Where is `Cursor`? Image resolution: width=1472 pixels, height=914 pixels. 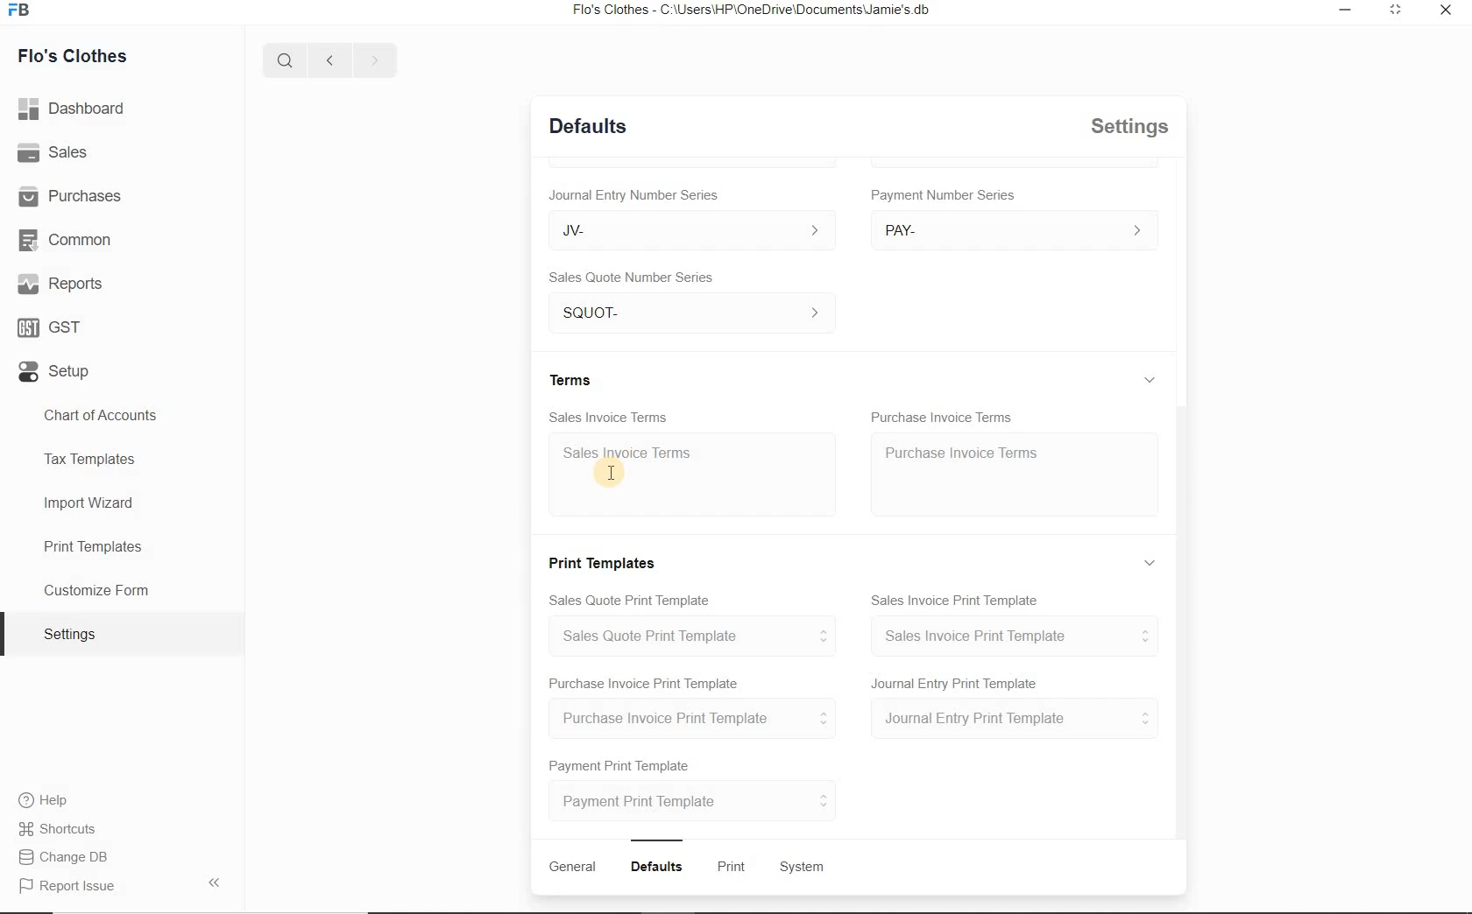 Cursor is located at coordinates (610, 471).